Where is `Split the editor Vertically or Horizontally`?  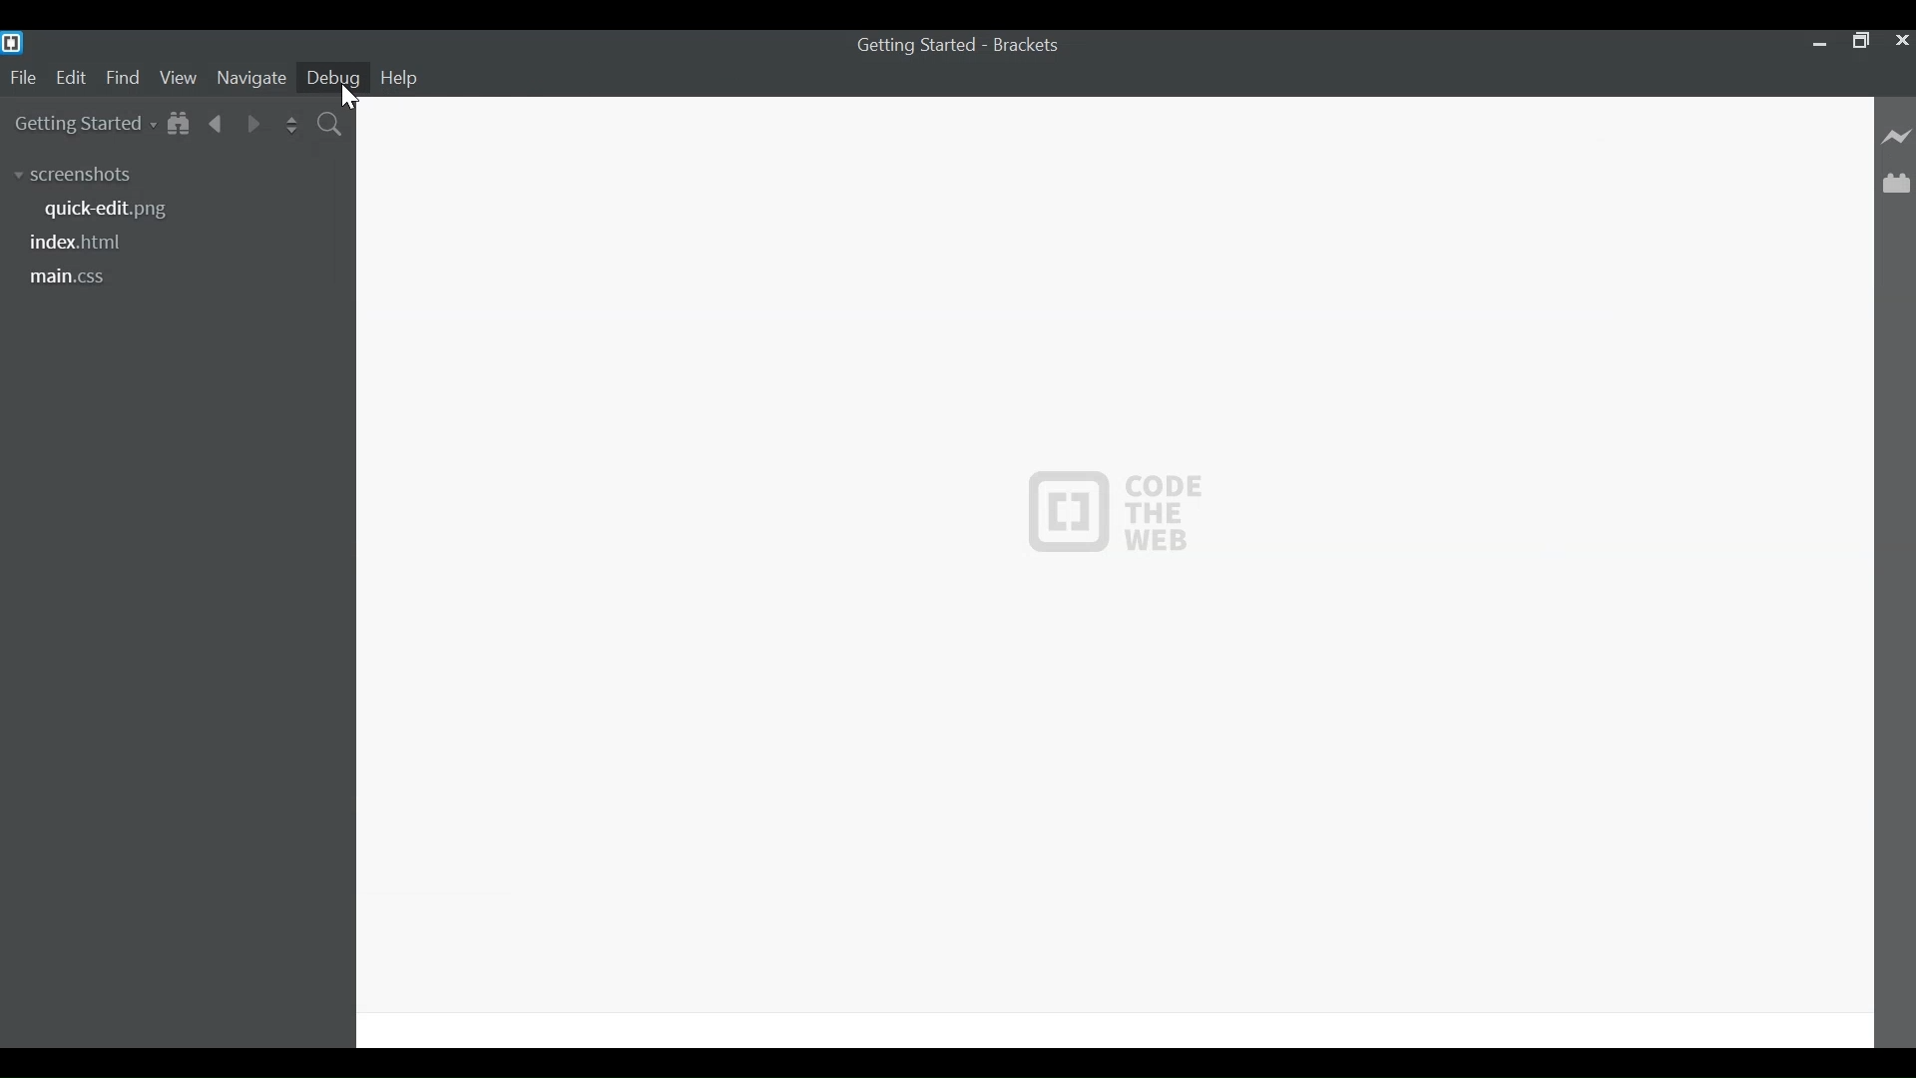
Split the editor Vertically or Horizontally is located at coordinates (291, 123).